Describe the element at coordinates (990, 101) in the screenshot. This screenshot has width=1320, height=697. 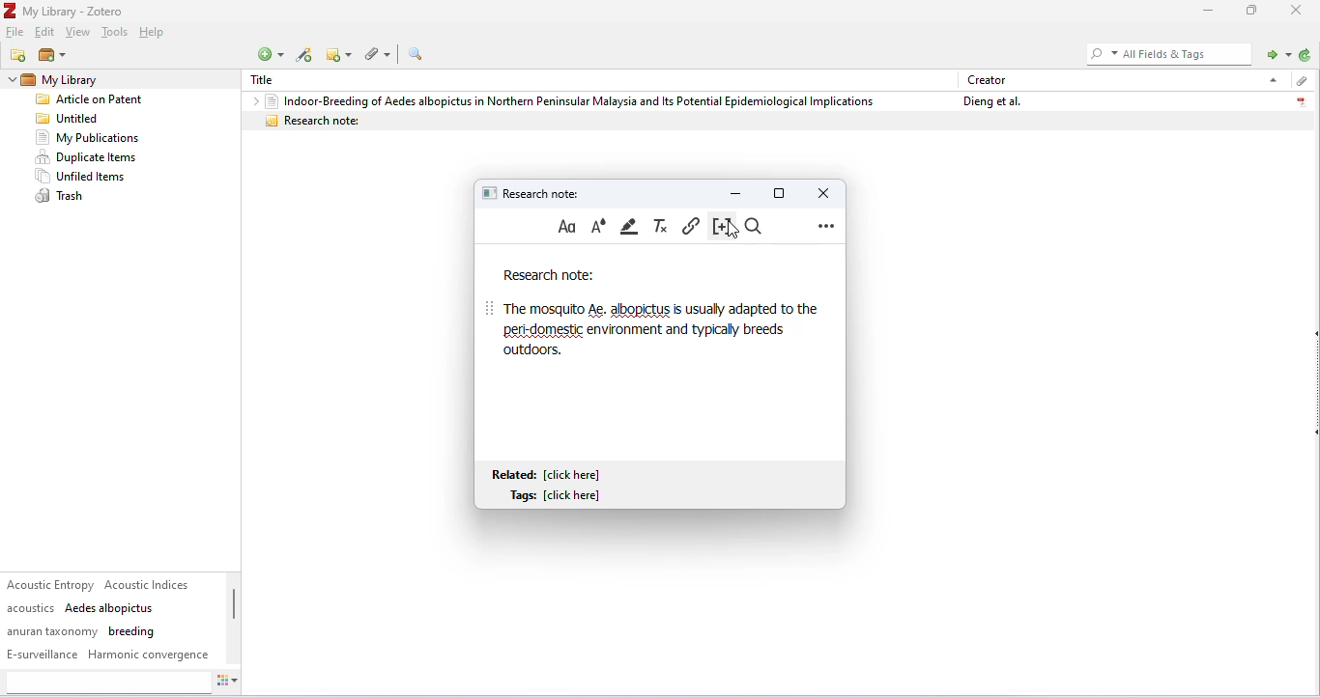
I see `dieng et al.` at that location.